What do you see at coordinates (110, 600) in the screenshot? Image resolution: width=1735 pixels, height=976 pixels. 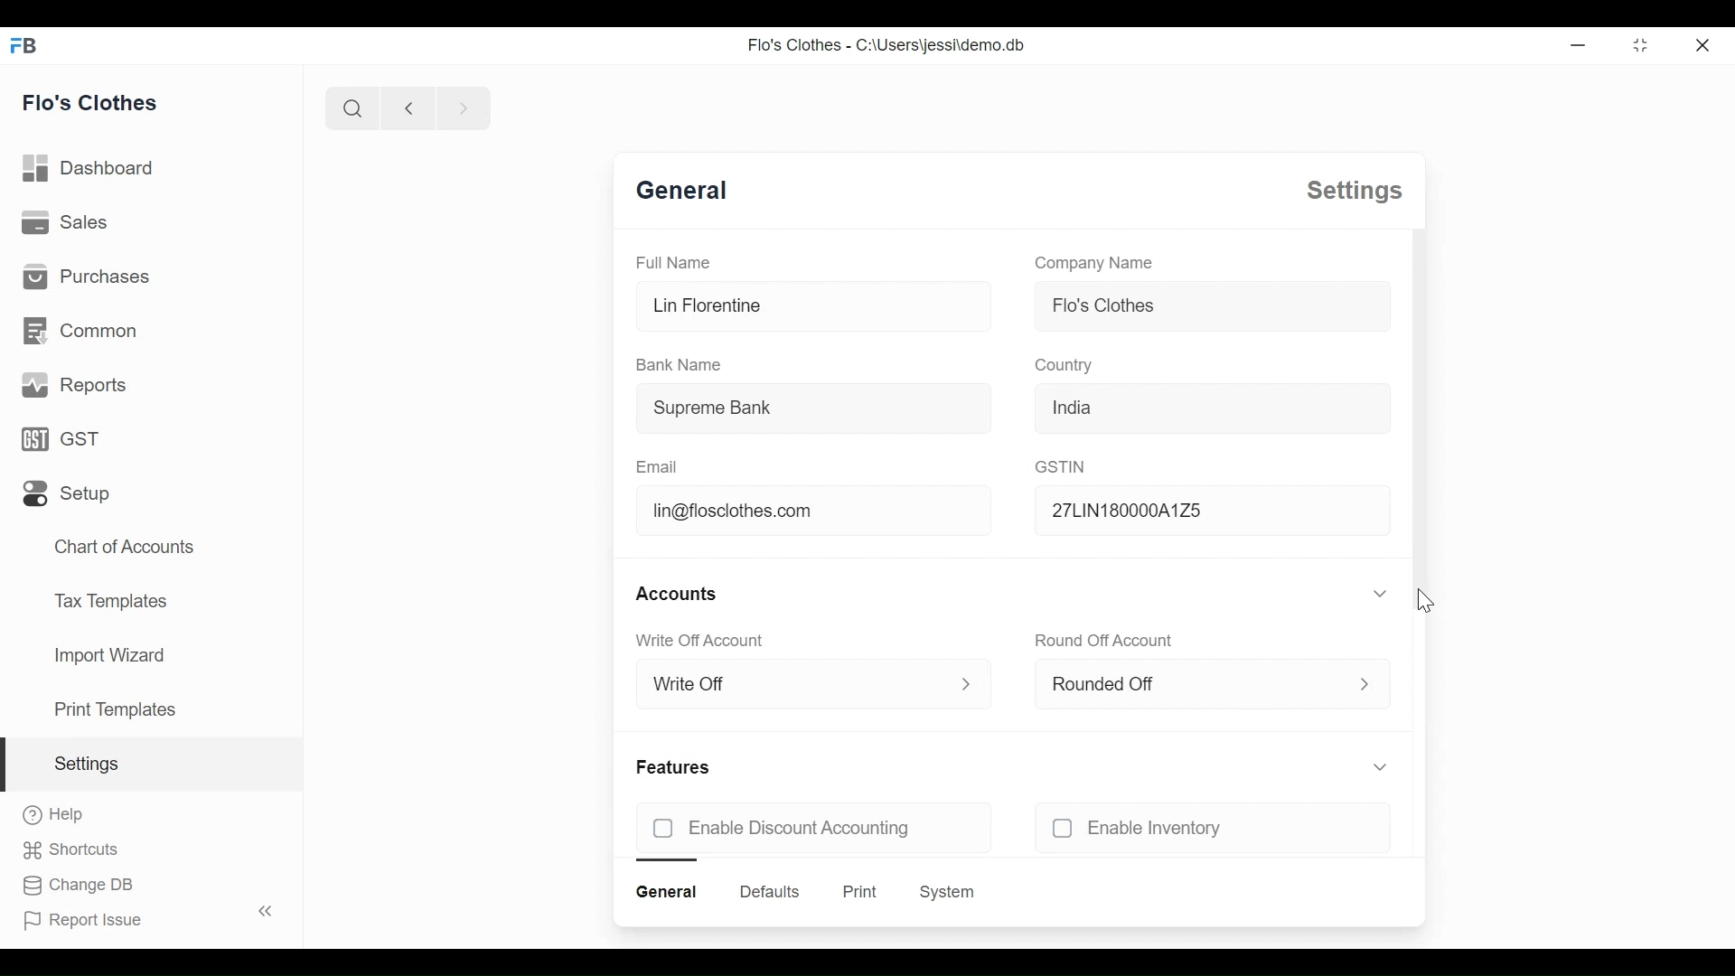 I see `Tax Templates` at bounding box center [110, 600].